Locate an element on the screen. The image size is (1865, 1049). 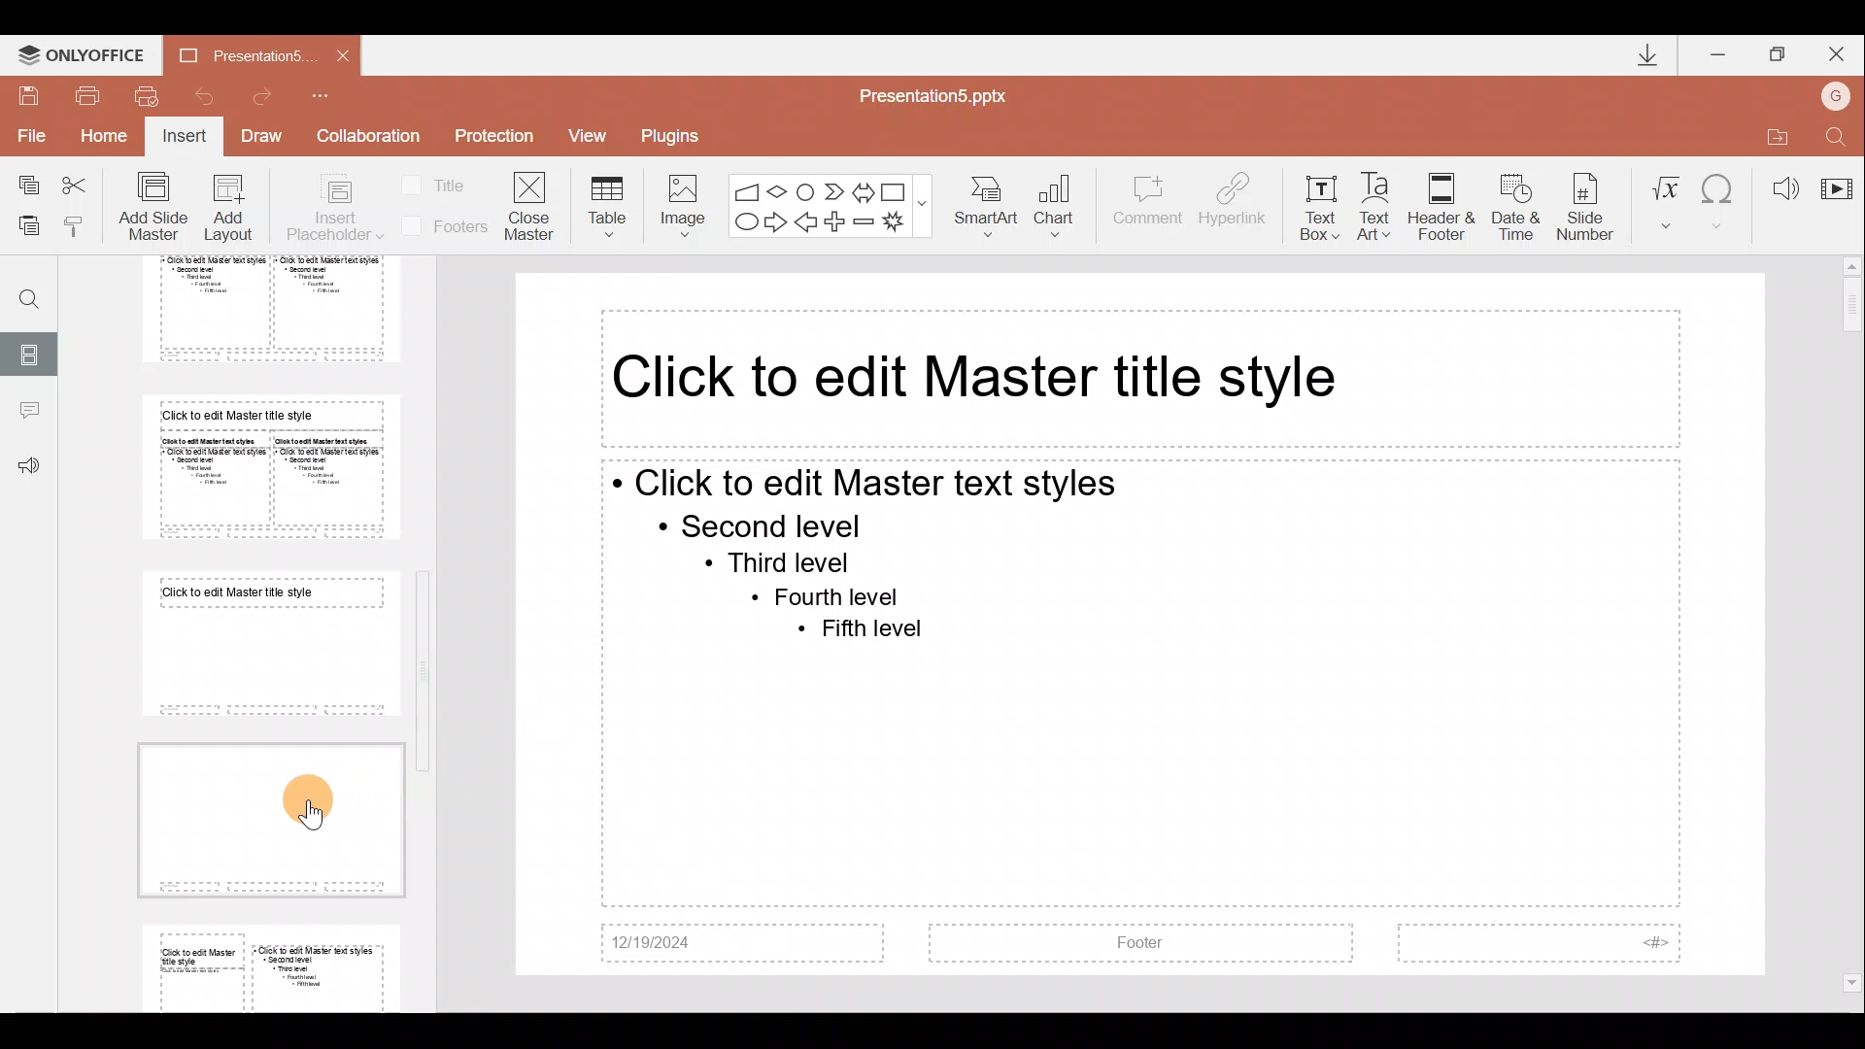
Audio is located at coordinates (1778, 183).